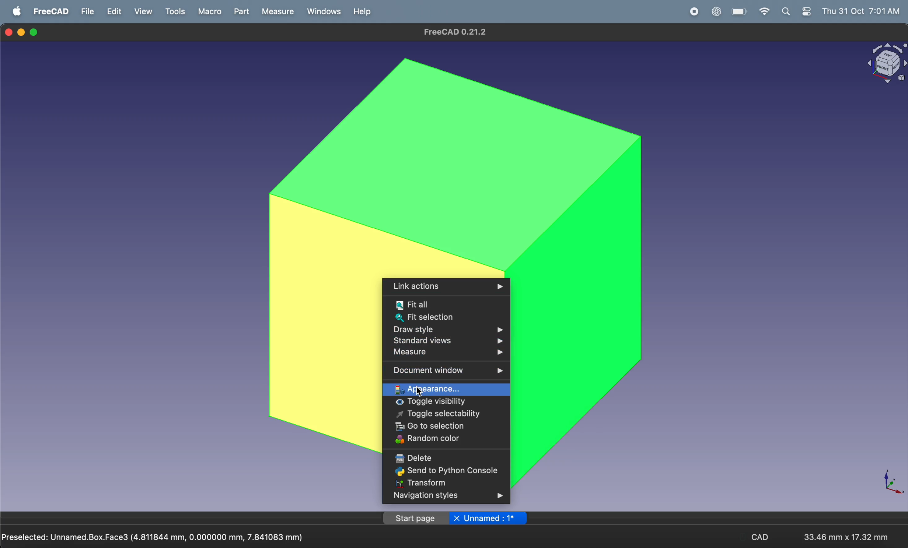  What do you see at coordinates (177, 12) in the screenshot?
I see `tools` at bounding box center [177, 12].